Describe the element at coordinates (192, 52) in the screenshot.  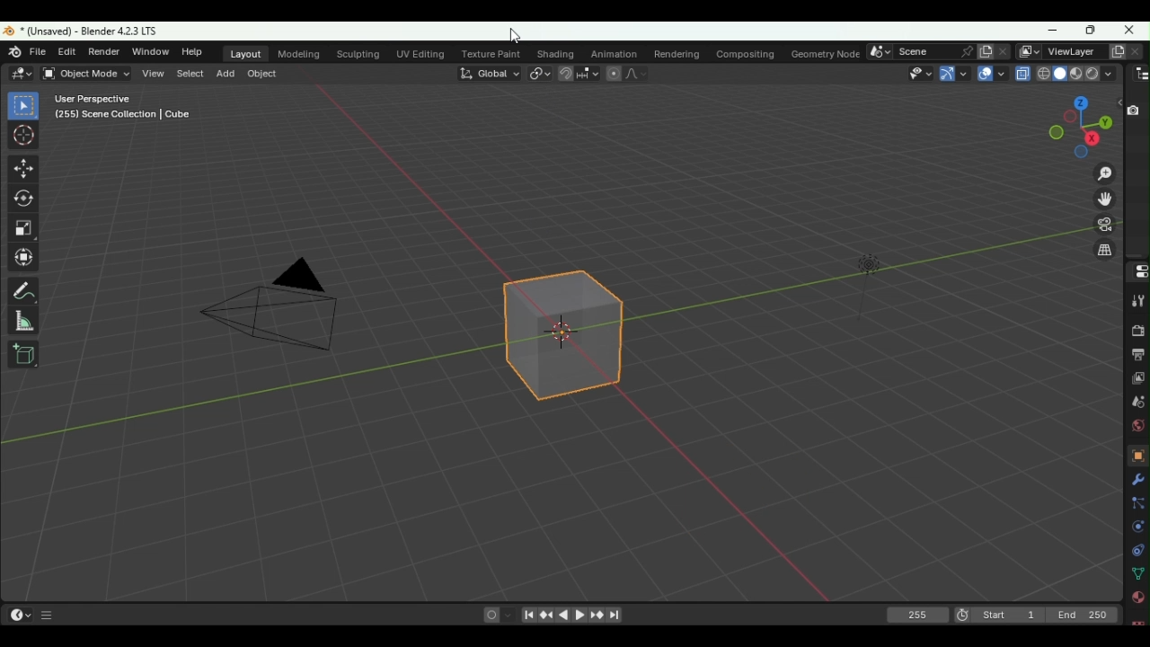
I see `Help` at that location.